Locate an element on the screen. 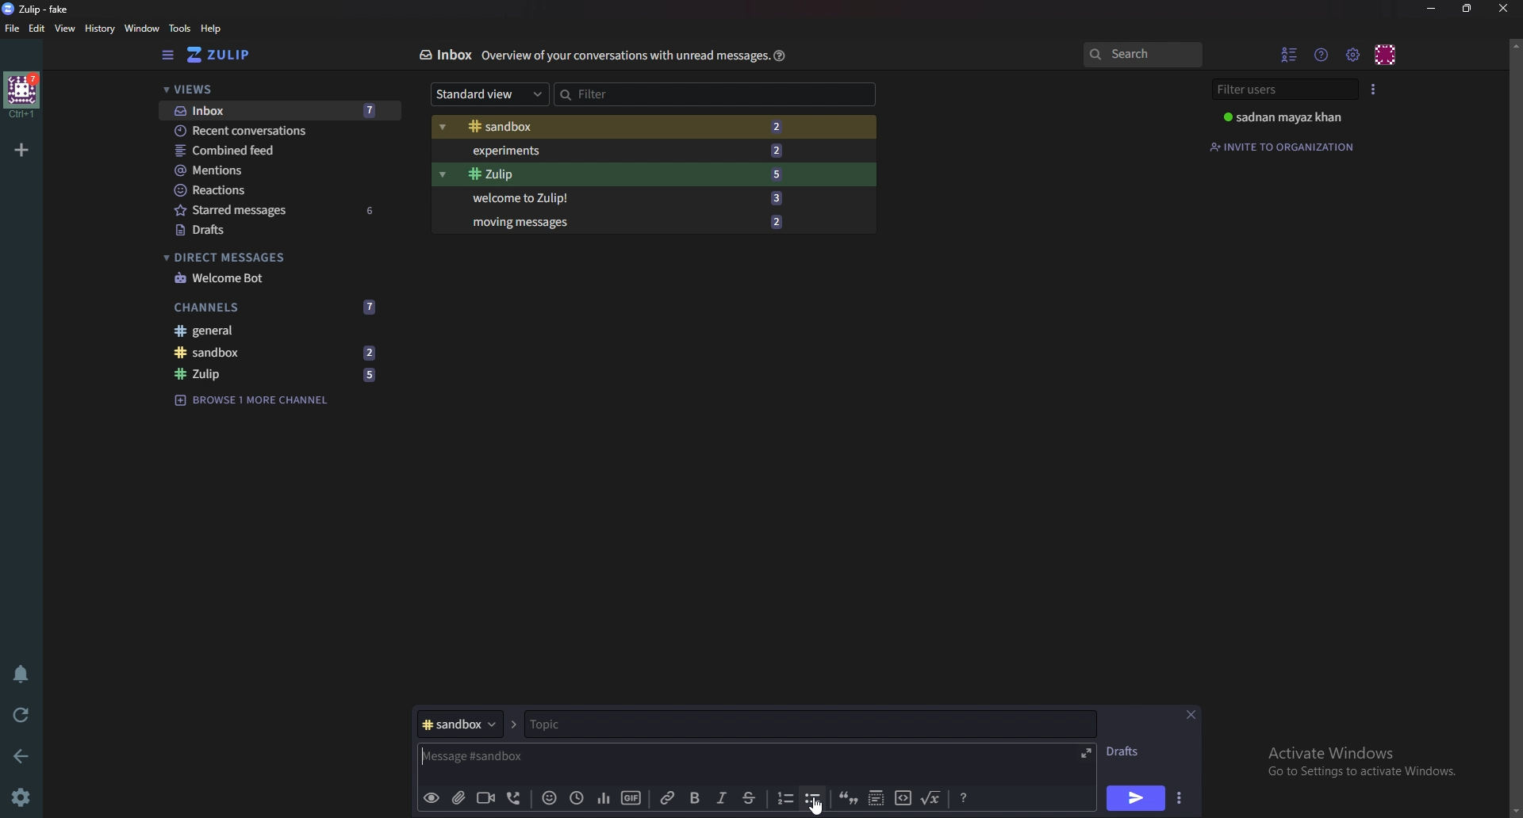 The width and height of the screenshot is (1523, 818). View is located at coordinates (66, 29).